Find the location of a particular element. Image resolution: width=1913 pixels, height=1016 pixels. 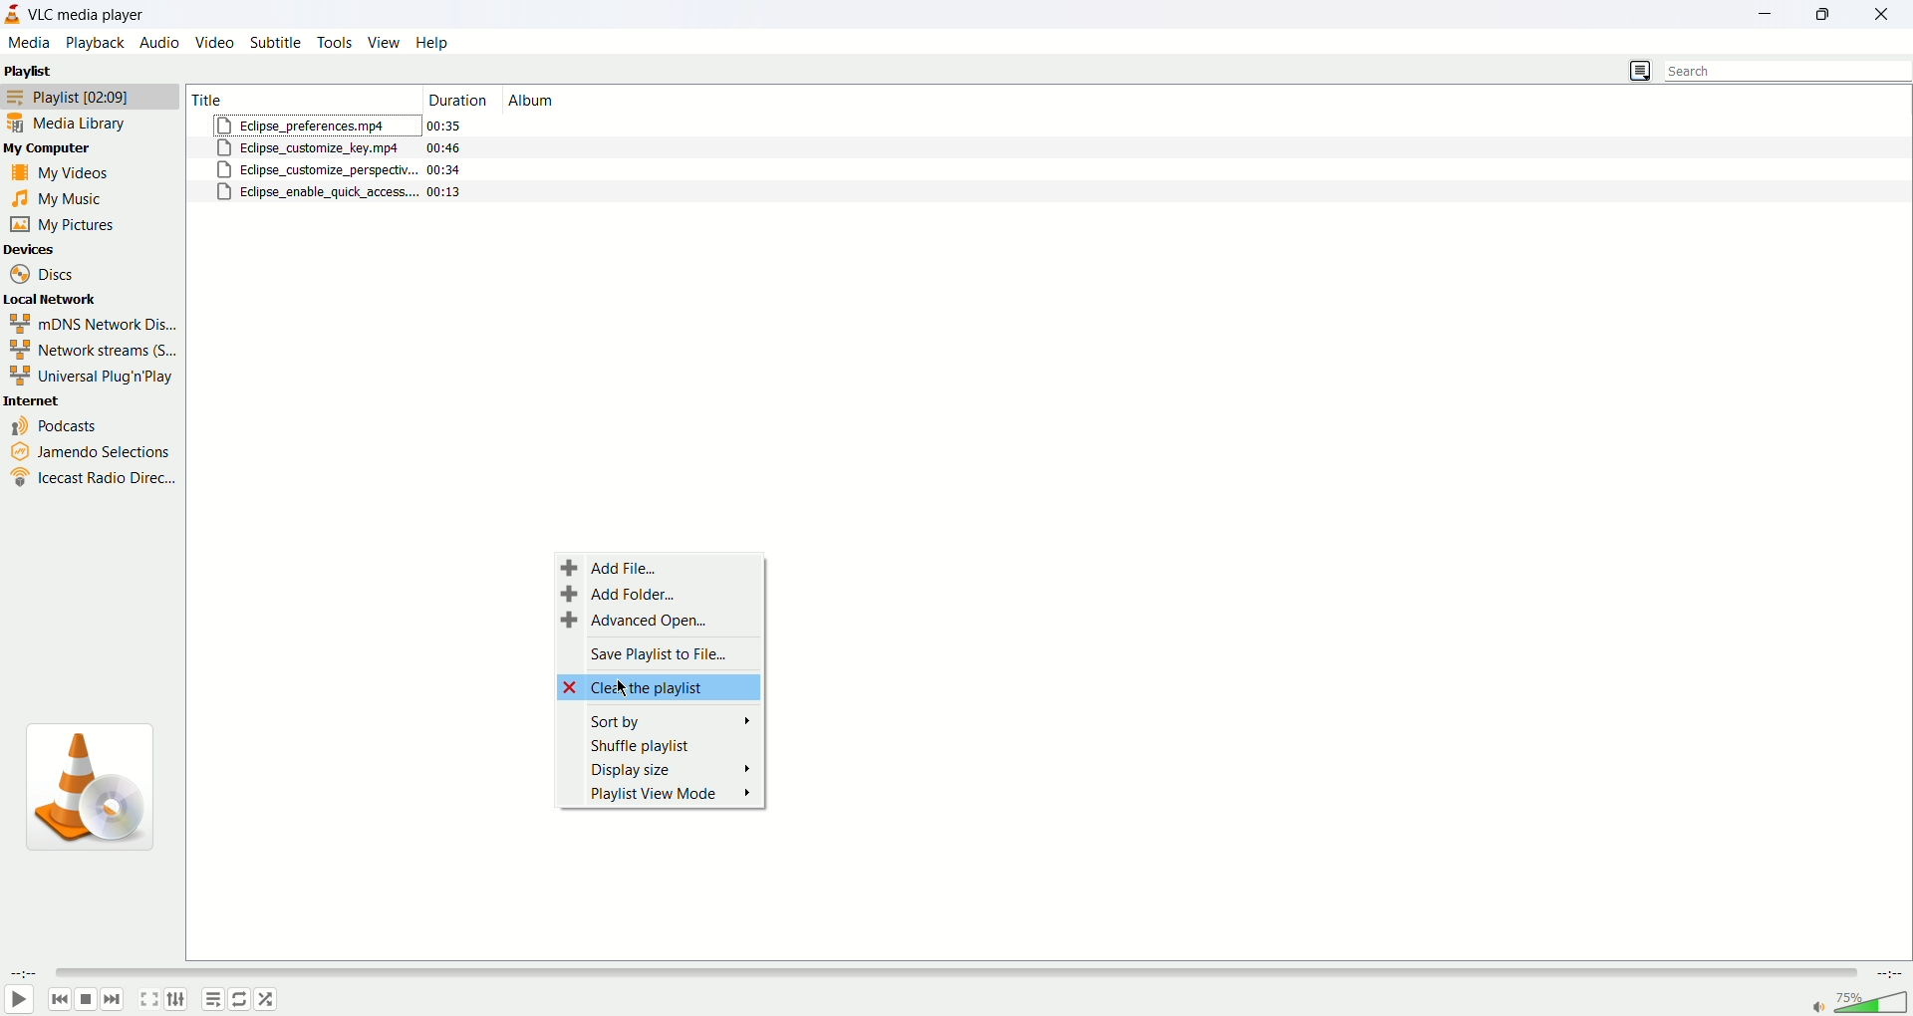

maximize is located at coordinates (1834, 16).